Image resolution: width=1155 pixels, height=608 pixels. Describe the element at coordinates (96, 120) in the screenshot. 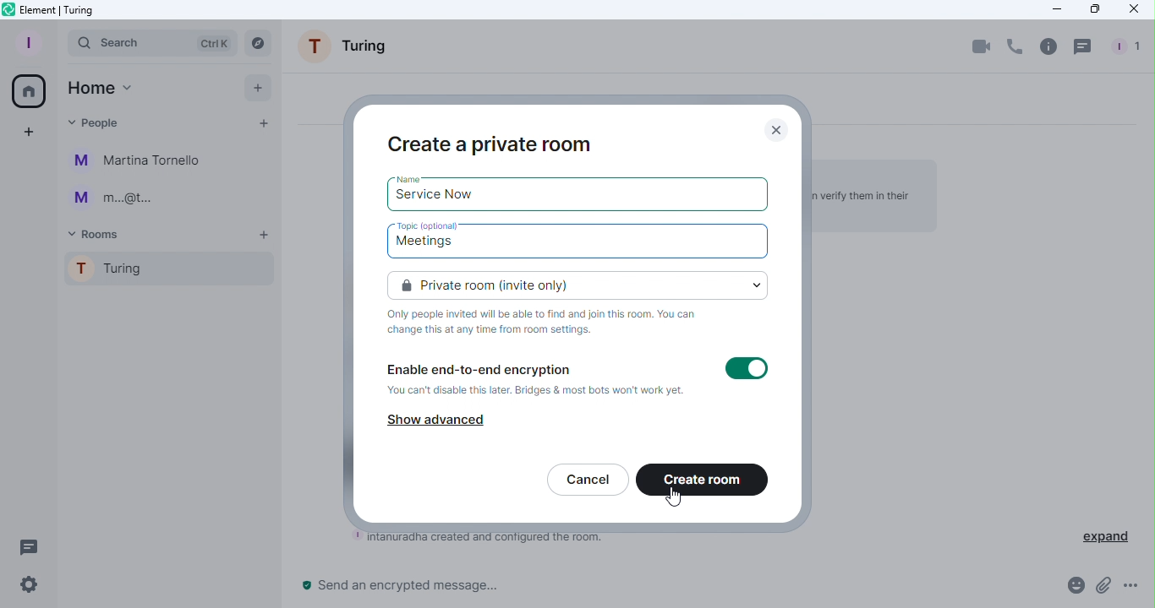

I see `People` at that location.